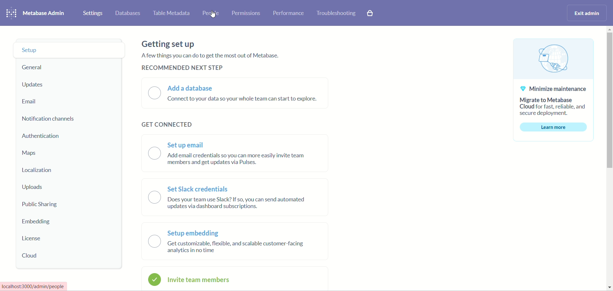 Image resolution: width=613 pixels, height=291 pixels. Describe the element at coordinates (130, 14) in the screenshot. I see `databases` at that location.